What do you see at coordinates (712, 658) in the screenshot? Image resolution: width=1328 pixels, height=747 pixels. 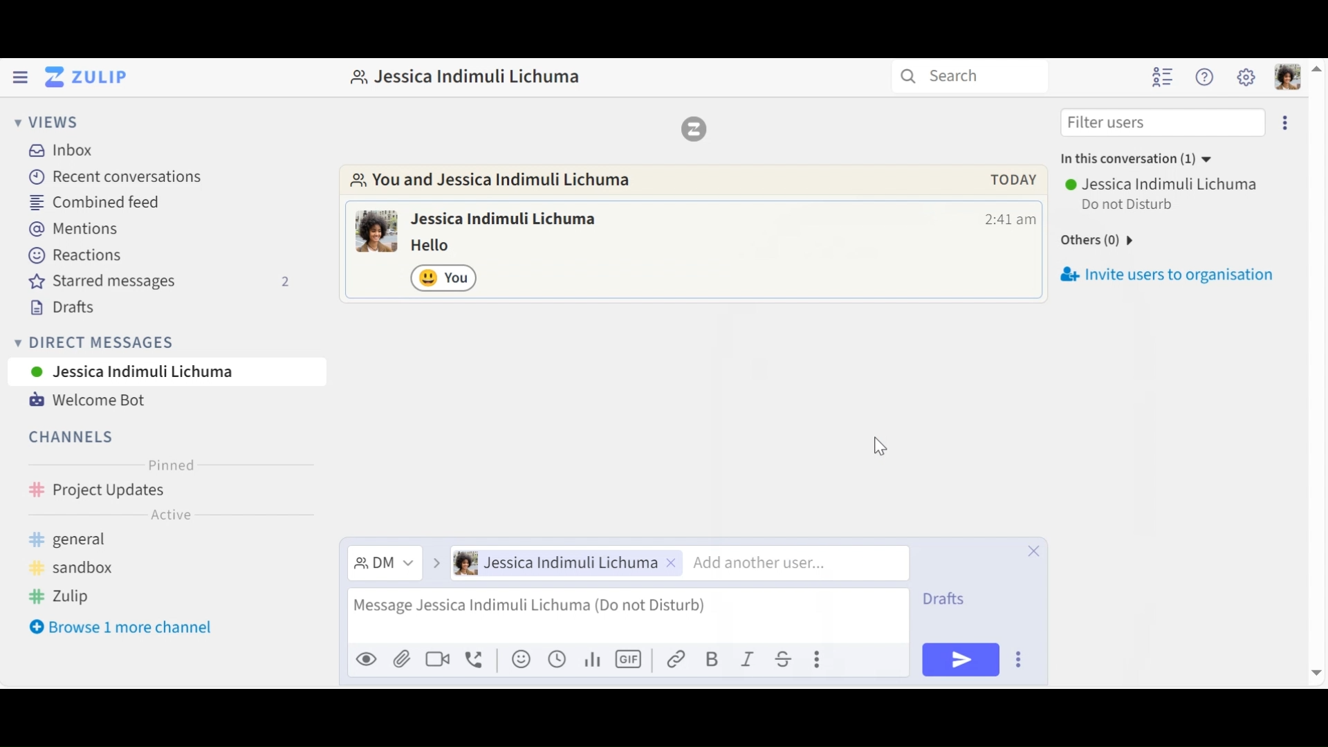 I see `Bold` at bounding box center [712, 658].